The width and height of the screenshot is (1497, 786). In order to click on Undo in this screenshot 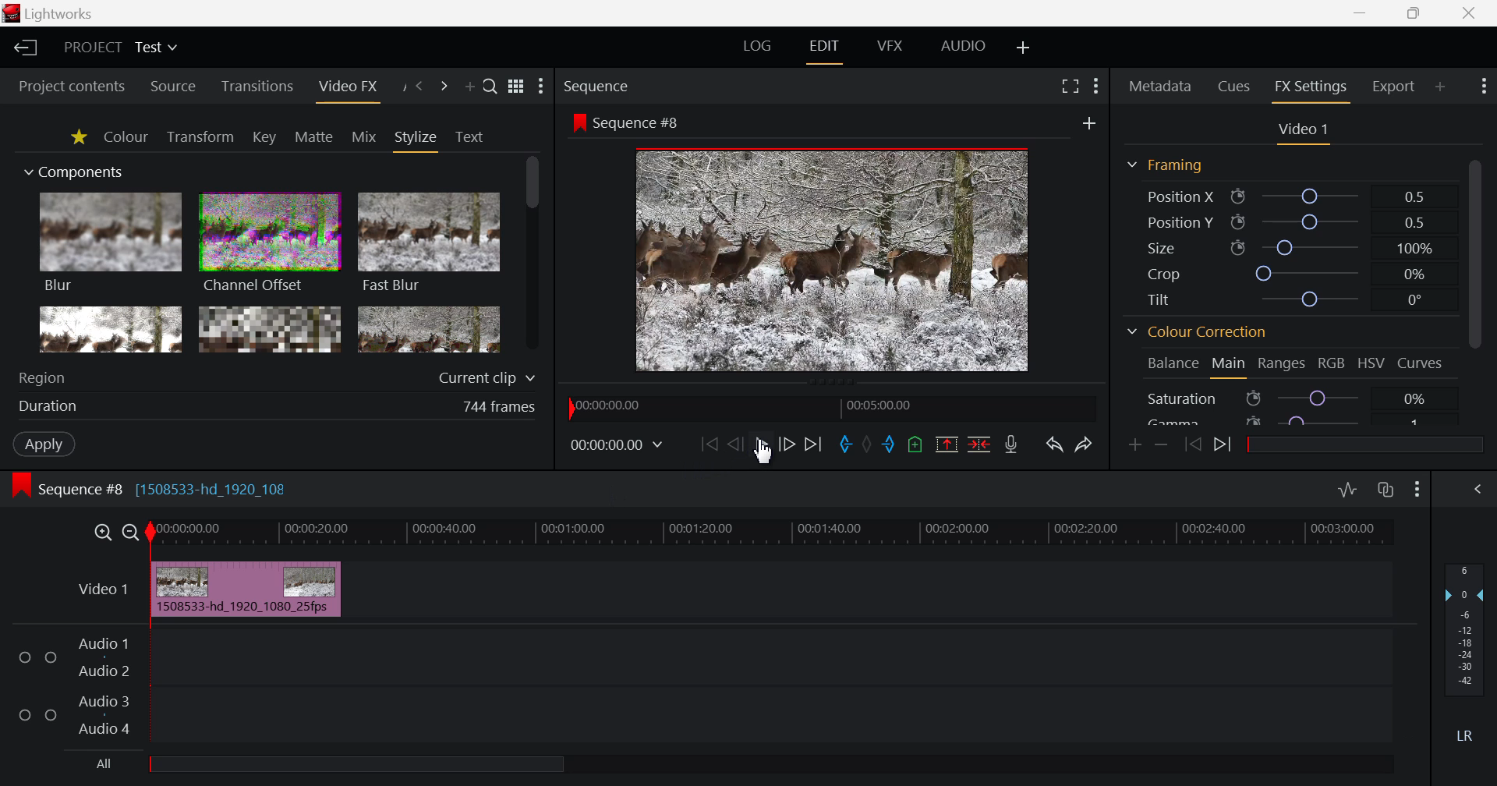, I will do `click(1054, 446)`.